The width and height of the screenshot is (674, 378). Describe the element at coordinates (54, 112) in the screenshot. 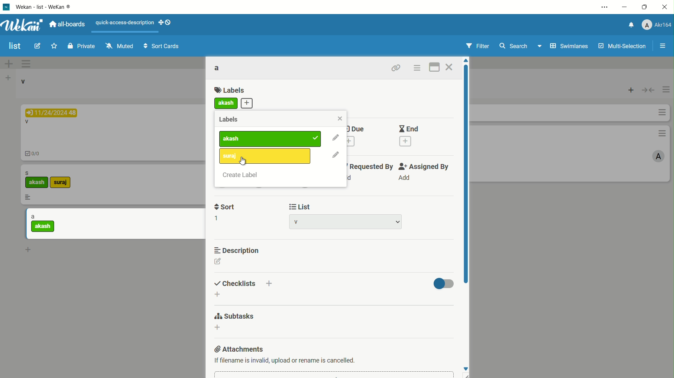

I see `11/24/2024 48 ` at that location.